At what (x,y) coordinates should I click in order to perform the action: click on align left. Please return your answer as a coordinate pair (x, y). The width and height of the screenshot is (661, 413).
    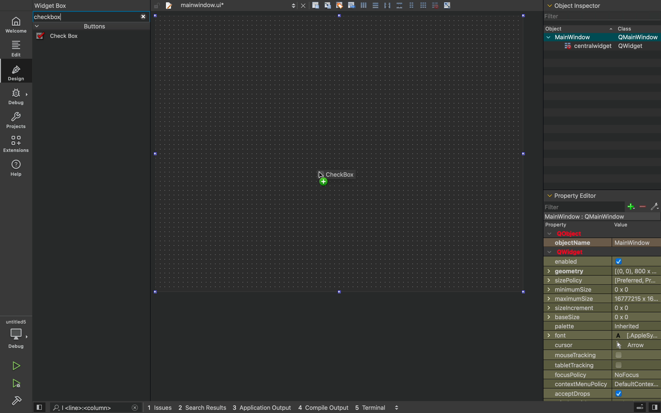
    Looking at the image, I should click on (364, 5).